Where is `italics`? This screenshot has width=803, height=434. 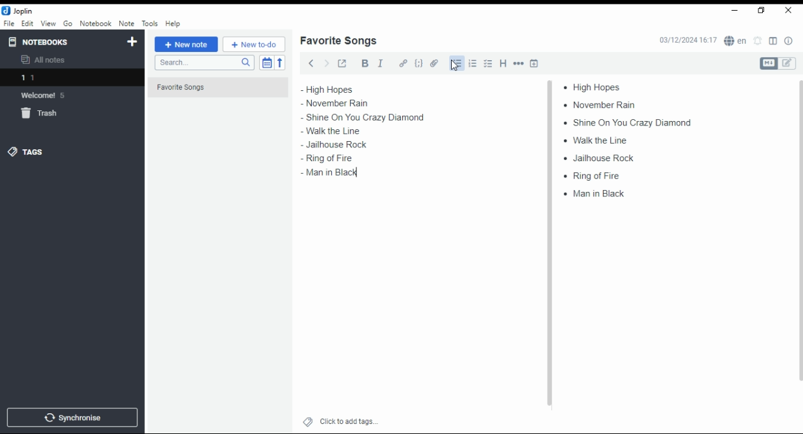 italics is located at coordinates (380, 63).